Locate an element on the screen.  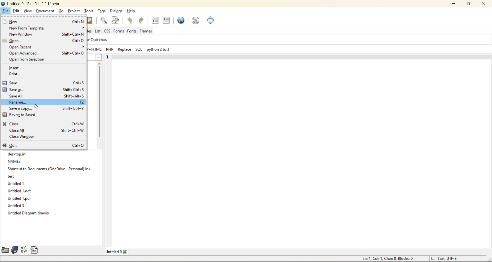
new is located at coordinates (3, 22).